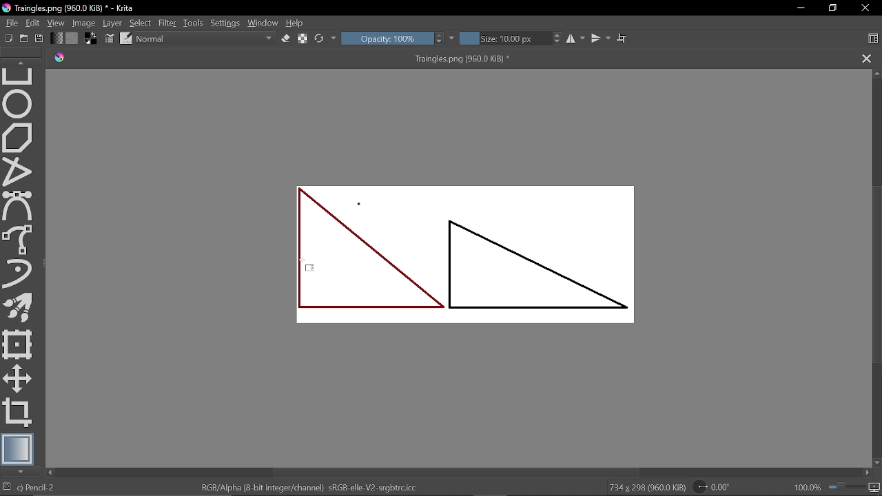 The width and height of the screenshot is (882, 496). Describe the element at coordinates (194, 23) in the screenshot. I see `Tools` at that location.